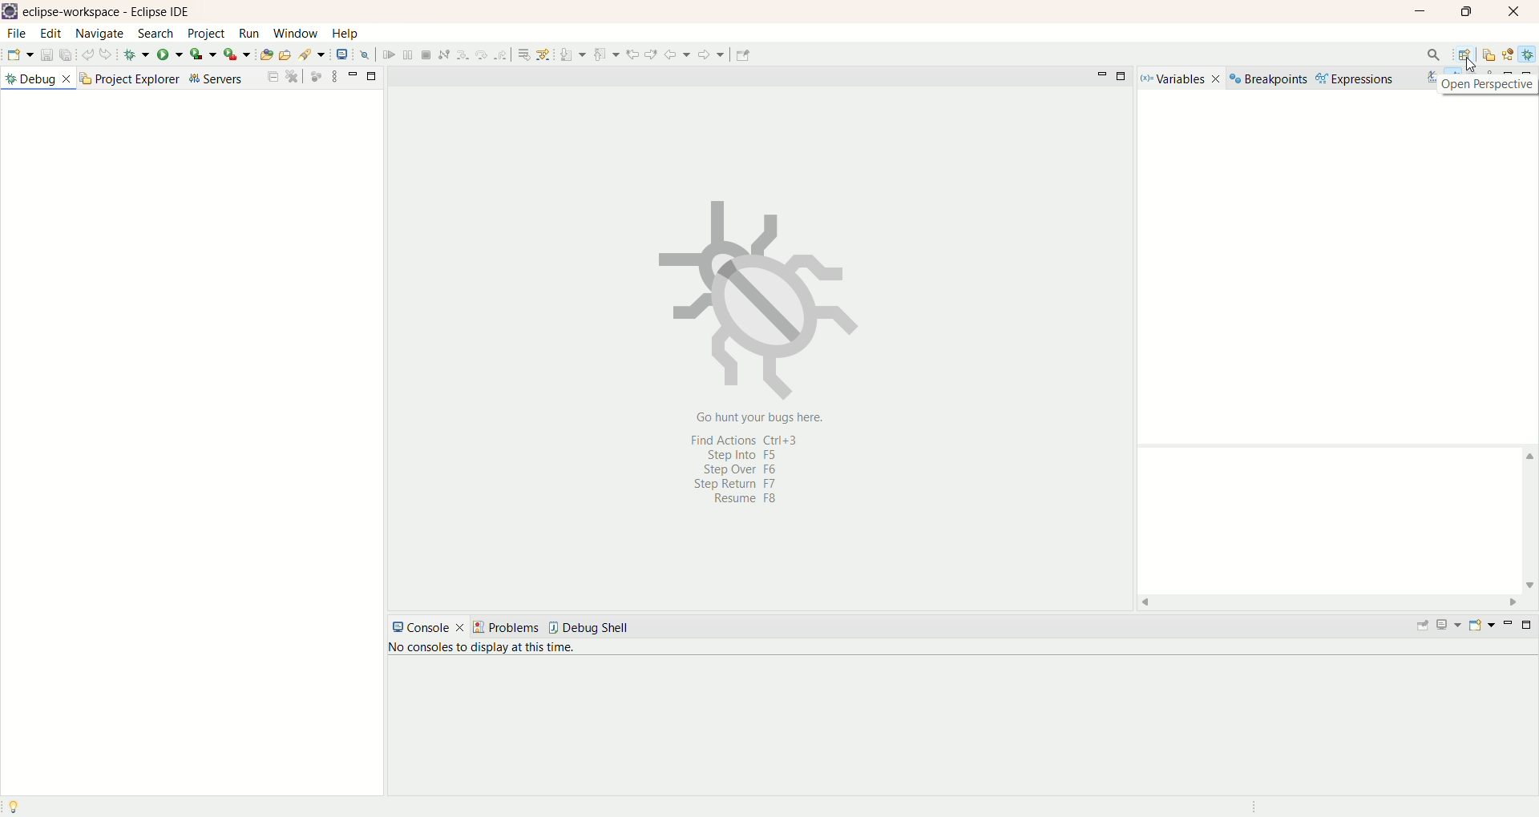  I want to click on run, so click(248, 36).